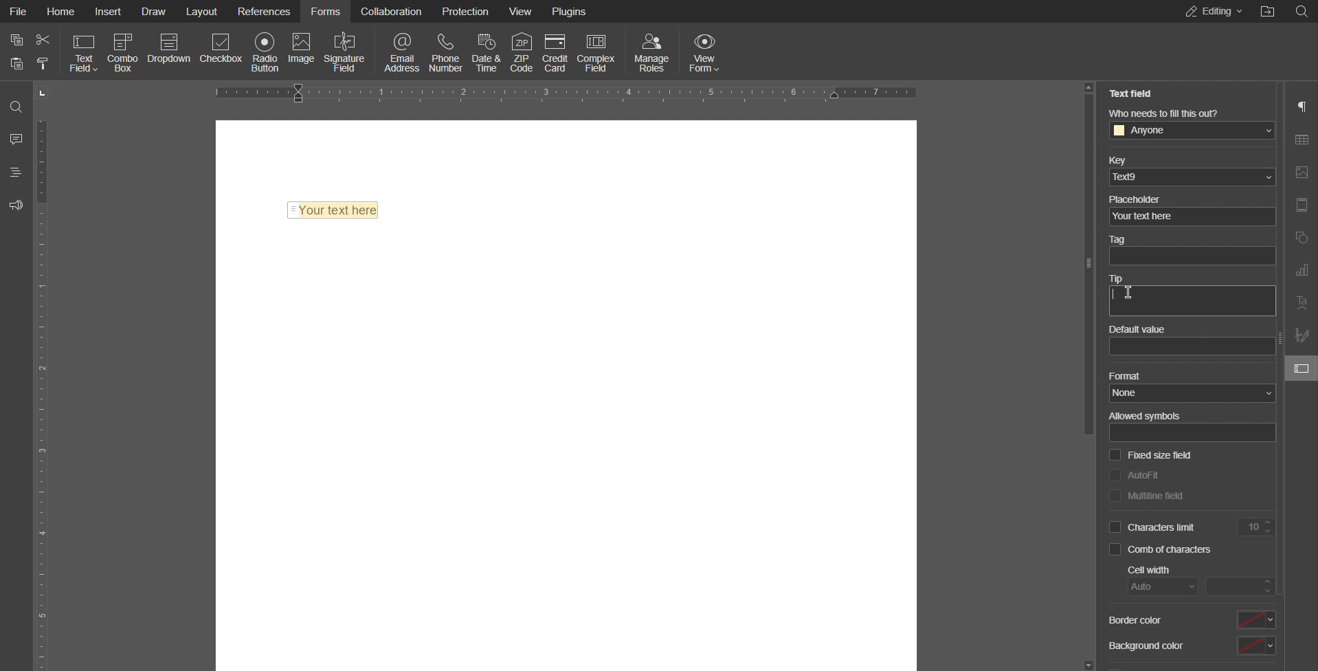 This screenshot has width=1318, height=671. Describe the element at coordinates (266, 52) in the screenshot. I see `Radio Button` at that location.